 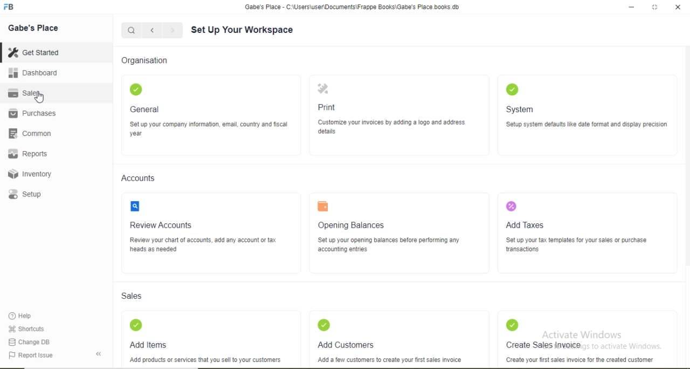 What do you see at coordinates (133, 31) in the screenshot?
I see `search` at bounding box center [133, 31].